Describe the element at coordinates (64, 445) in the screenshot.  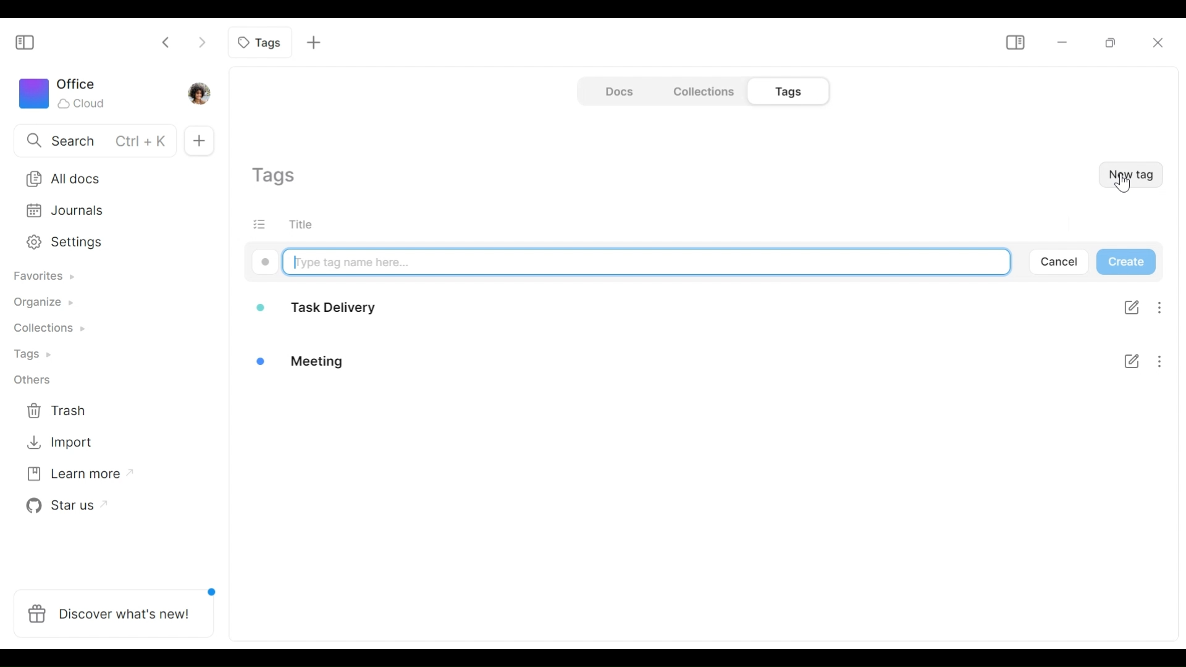
I see `Import` at that location.